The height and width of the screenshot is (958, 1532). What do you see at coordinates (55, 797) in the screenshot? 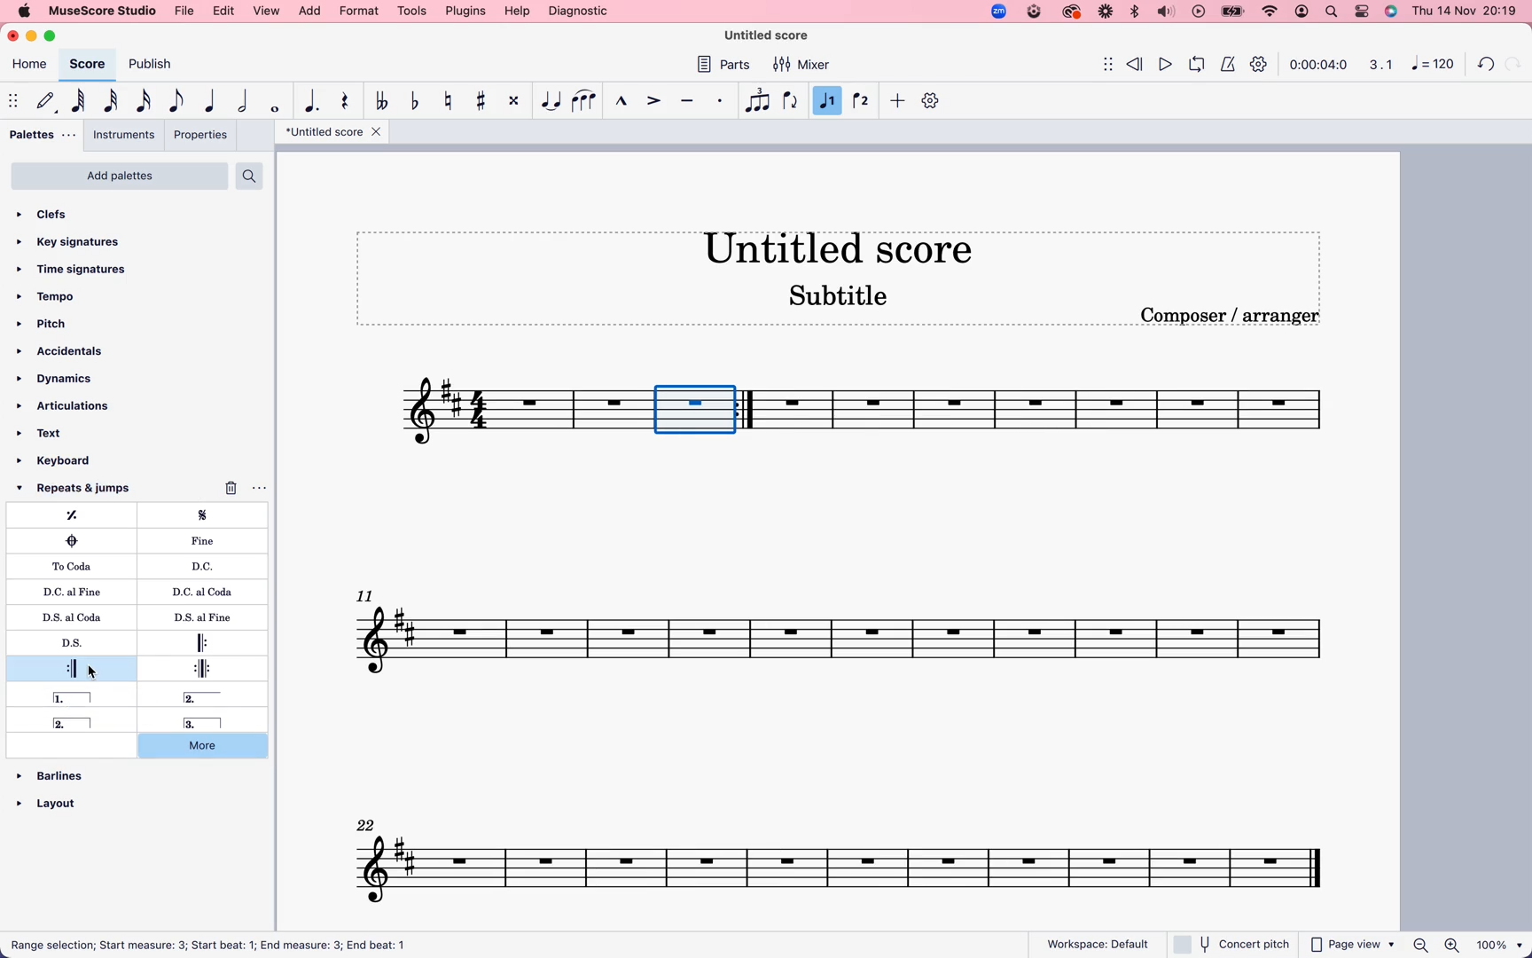
I see `Layout` at bounding box center [55, 797].